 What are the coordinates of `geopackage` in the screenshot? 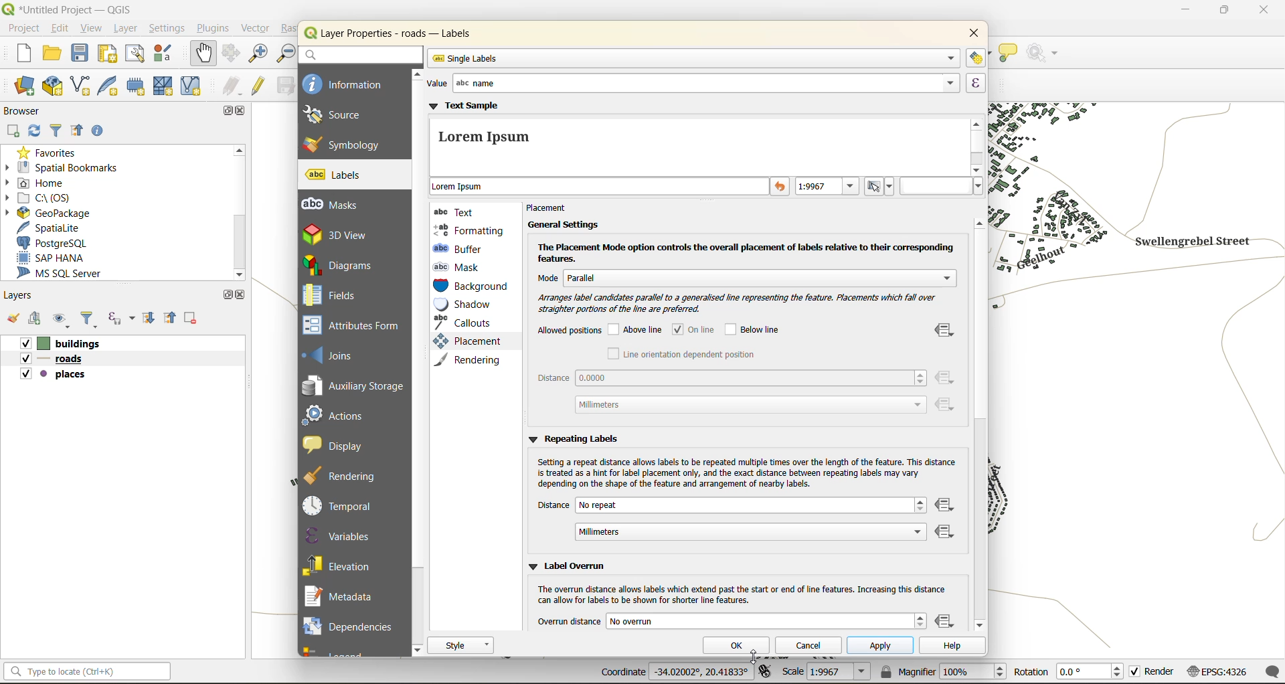 It's located at (55, 215).